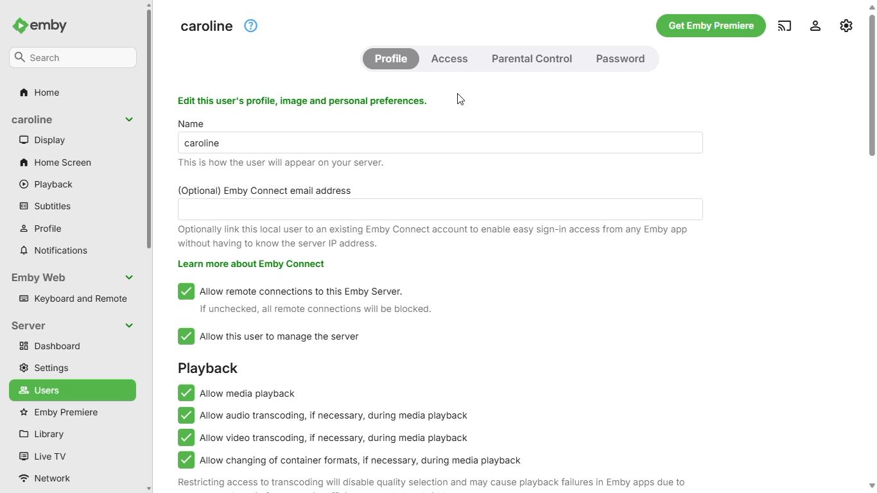 This screenshot has width=877, height=493. What do you see at coordinates (281, 163) in the screenshot?
I see `this is how the user will appear on your server` at bounding box center [281, 163].